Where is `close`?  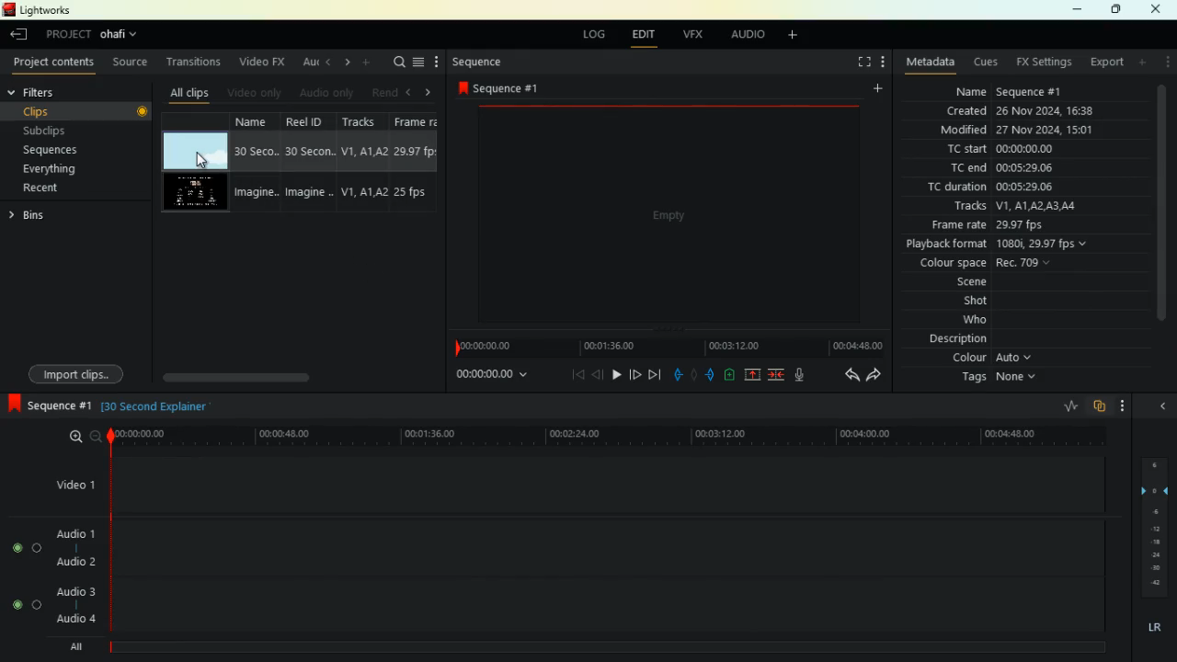 close is located at coordinates (1158, 9).